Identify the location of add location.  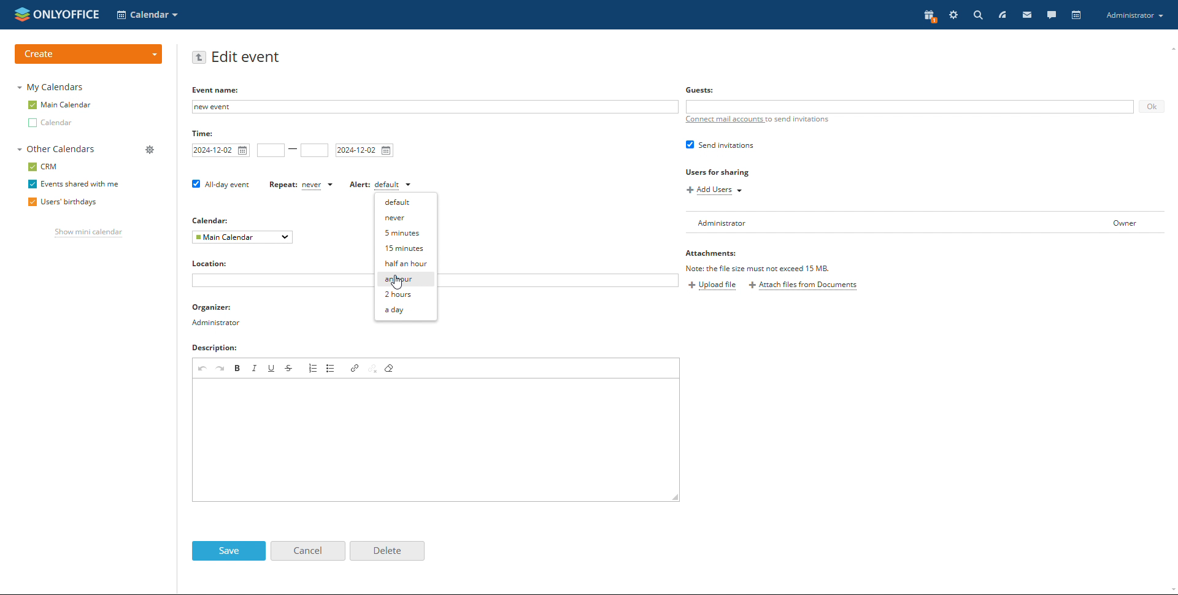
(266, 281).